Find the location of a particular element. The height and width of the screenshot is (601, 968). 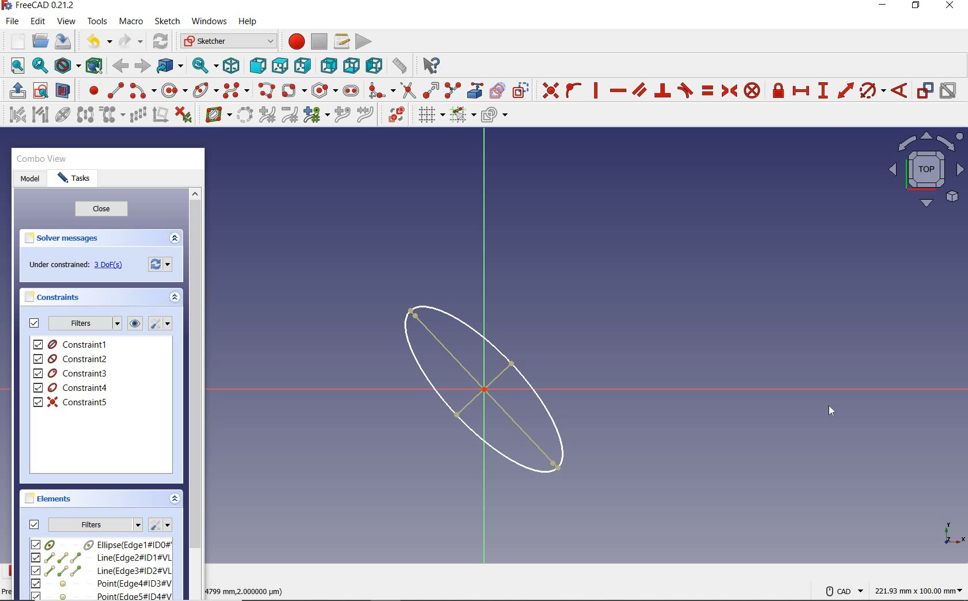

insert knot is located at coordinates (343, 115).